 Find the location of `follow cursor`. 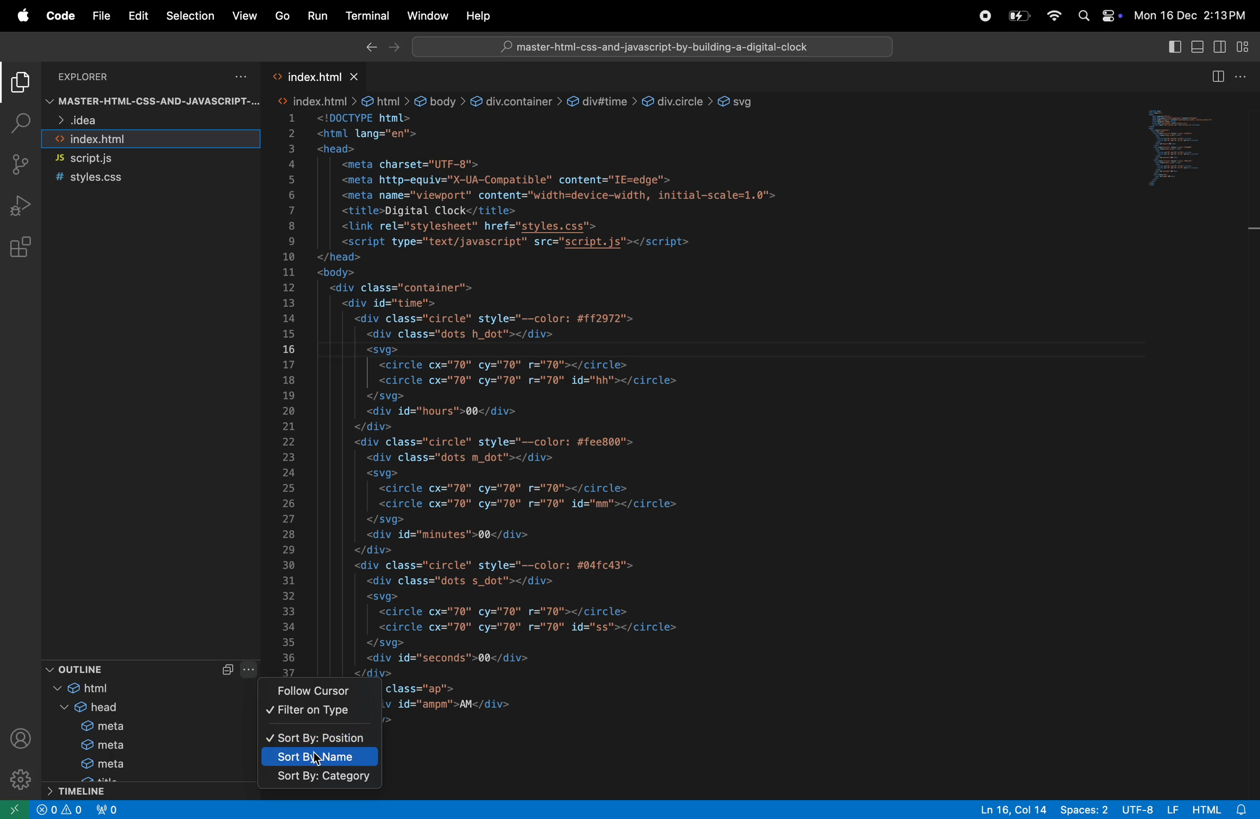

follow cursor is located at coordinates (329, 690).